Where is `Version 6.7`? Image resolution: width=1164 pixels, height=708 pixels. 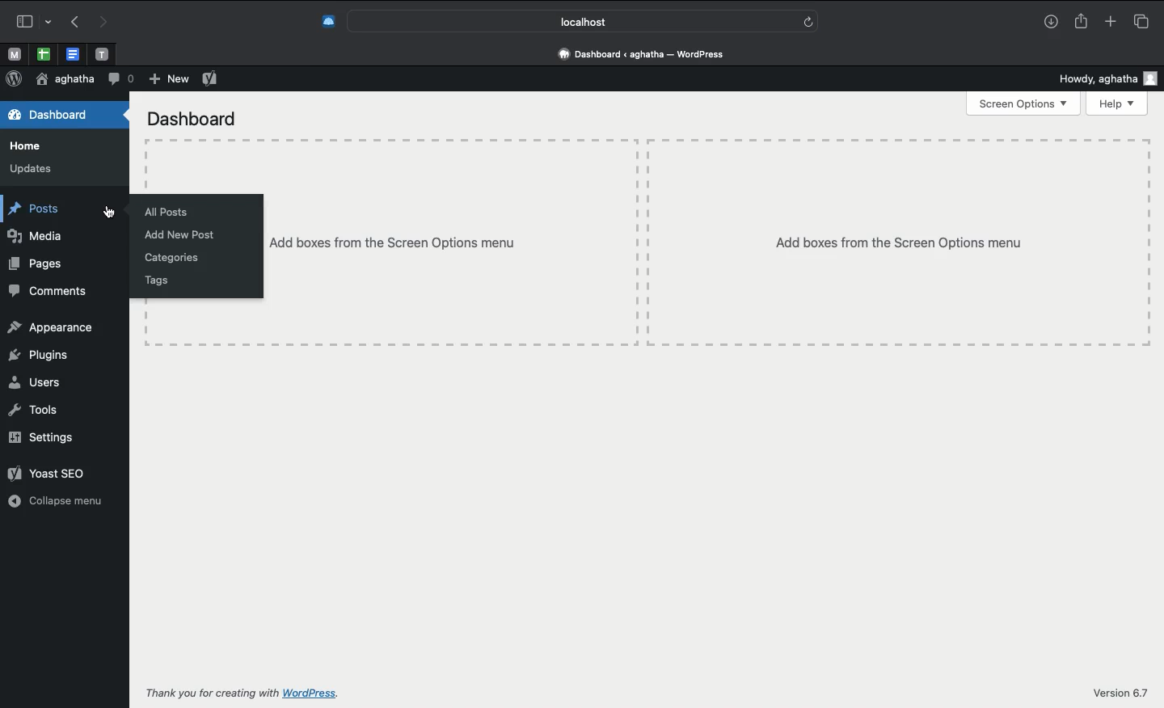
Version 6.7 is located at coordinates (1120, 691).